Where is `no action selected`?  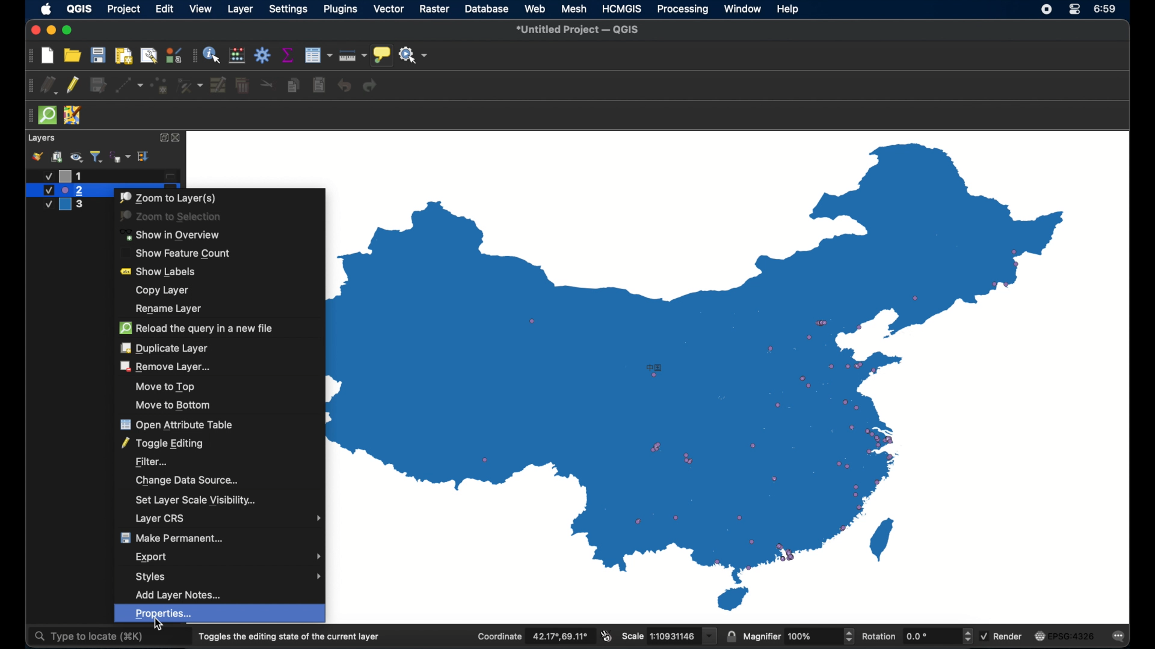 no action selected is located at coordinates (412, 53).